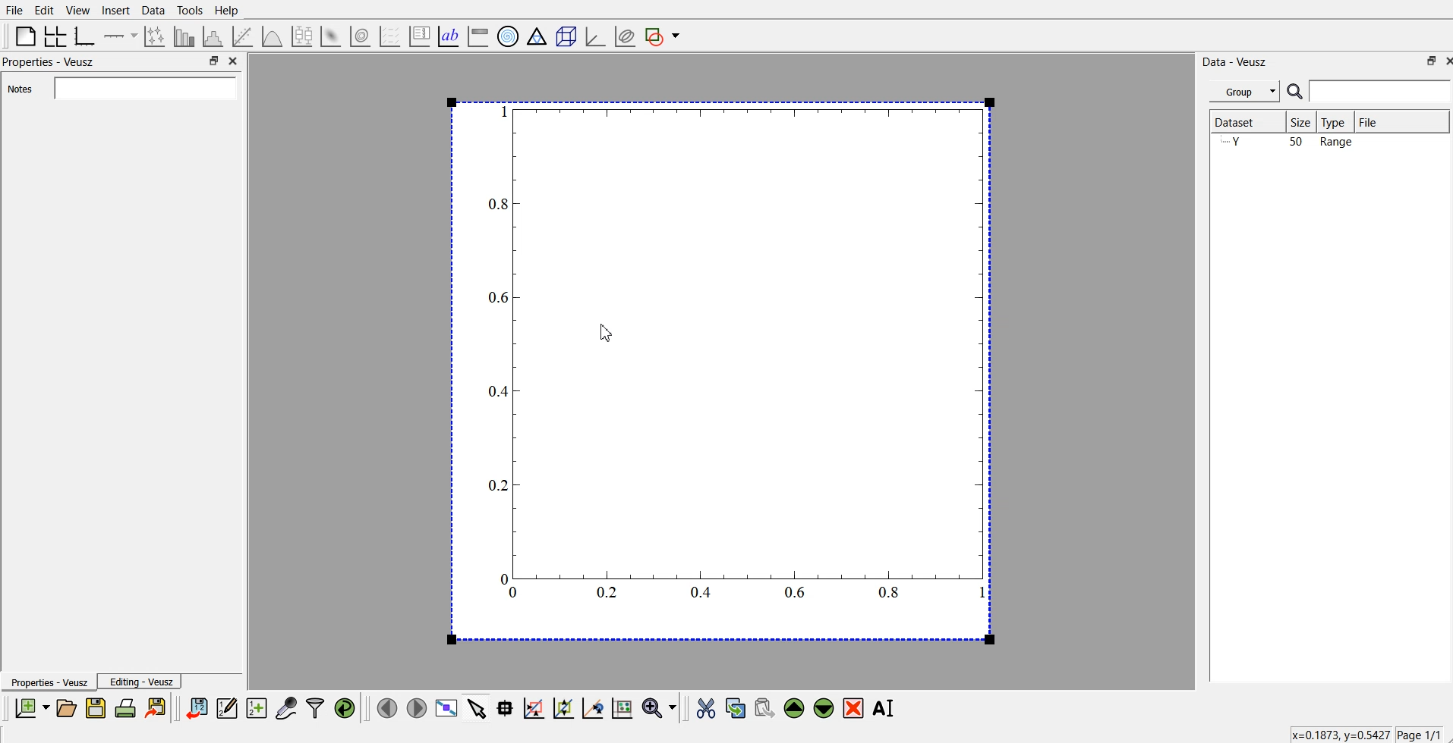  Describe the element at coordinates (33, 707) in the screenshot. I see `new document` at that location.